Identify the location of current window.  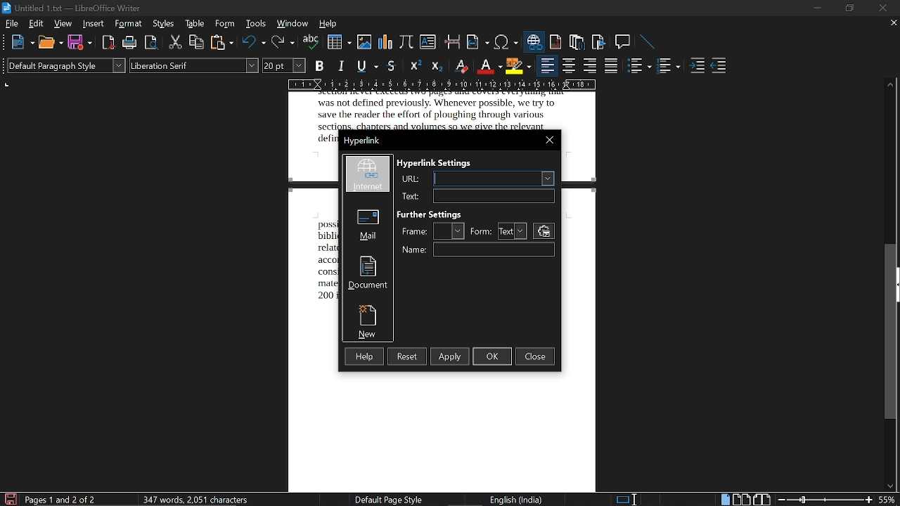
(72, 8).